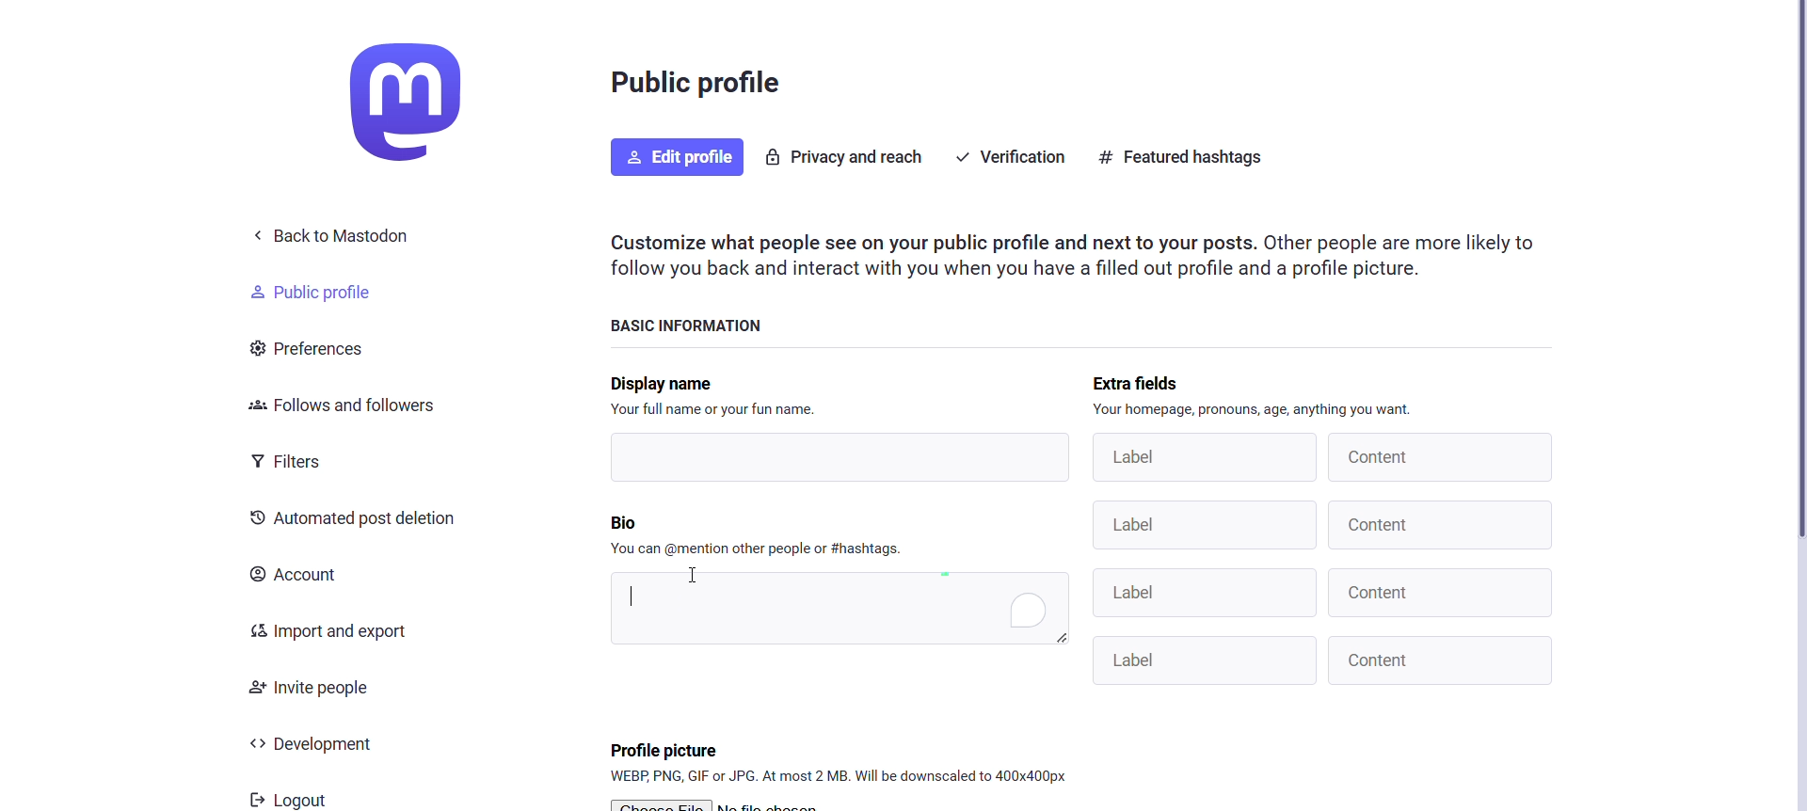 This screenshot has width=1807, height=811. Describe the element at coordinates (674, 157) in the screenshot. I see `Edit Profile` at that location.